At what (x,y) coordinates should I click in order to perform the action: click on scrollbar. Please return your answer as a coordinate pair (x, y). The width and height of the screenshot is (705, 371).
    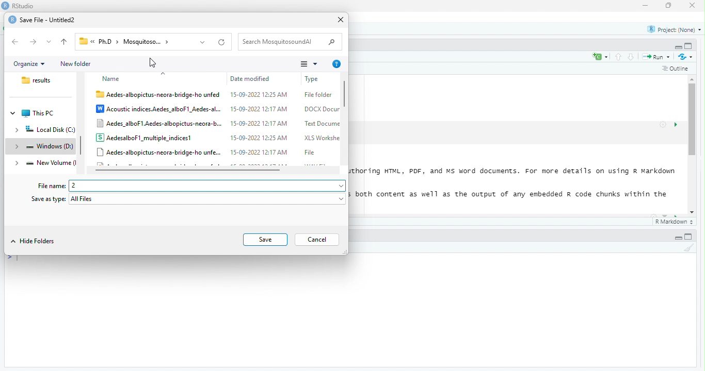
    Looking at the image, I should click on (344, 119).